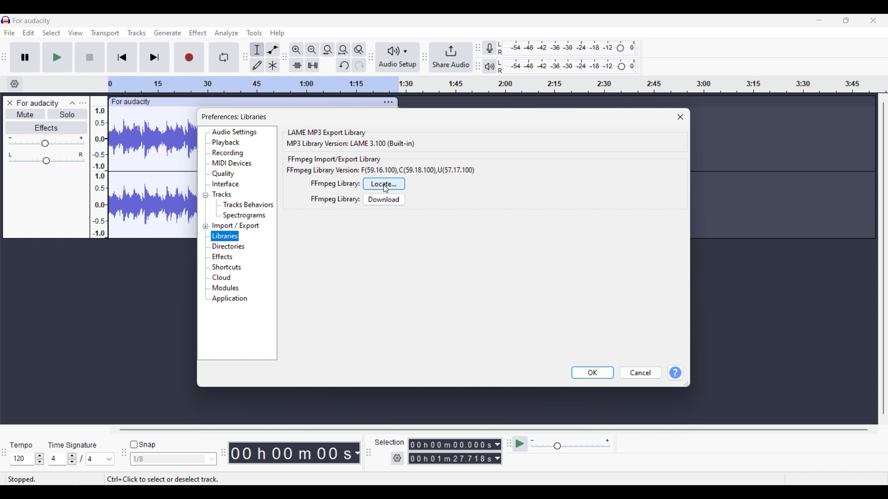 The height and width of the screenshot is (499, 888). I want to click on Close, so click(681, 117).